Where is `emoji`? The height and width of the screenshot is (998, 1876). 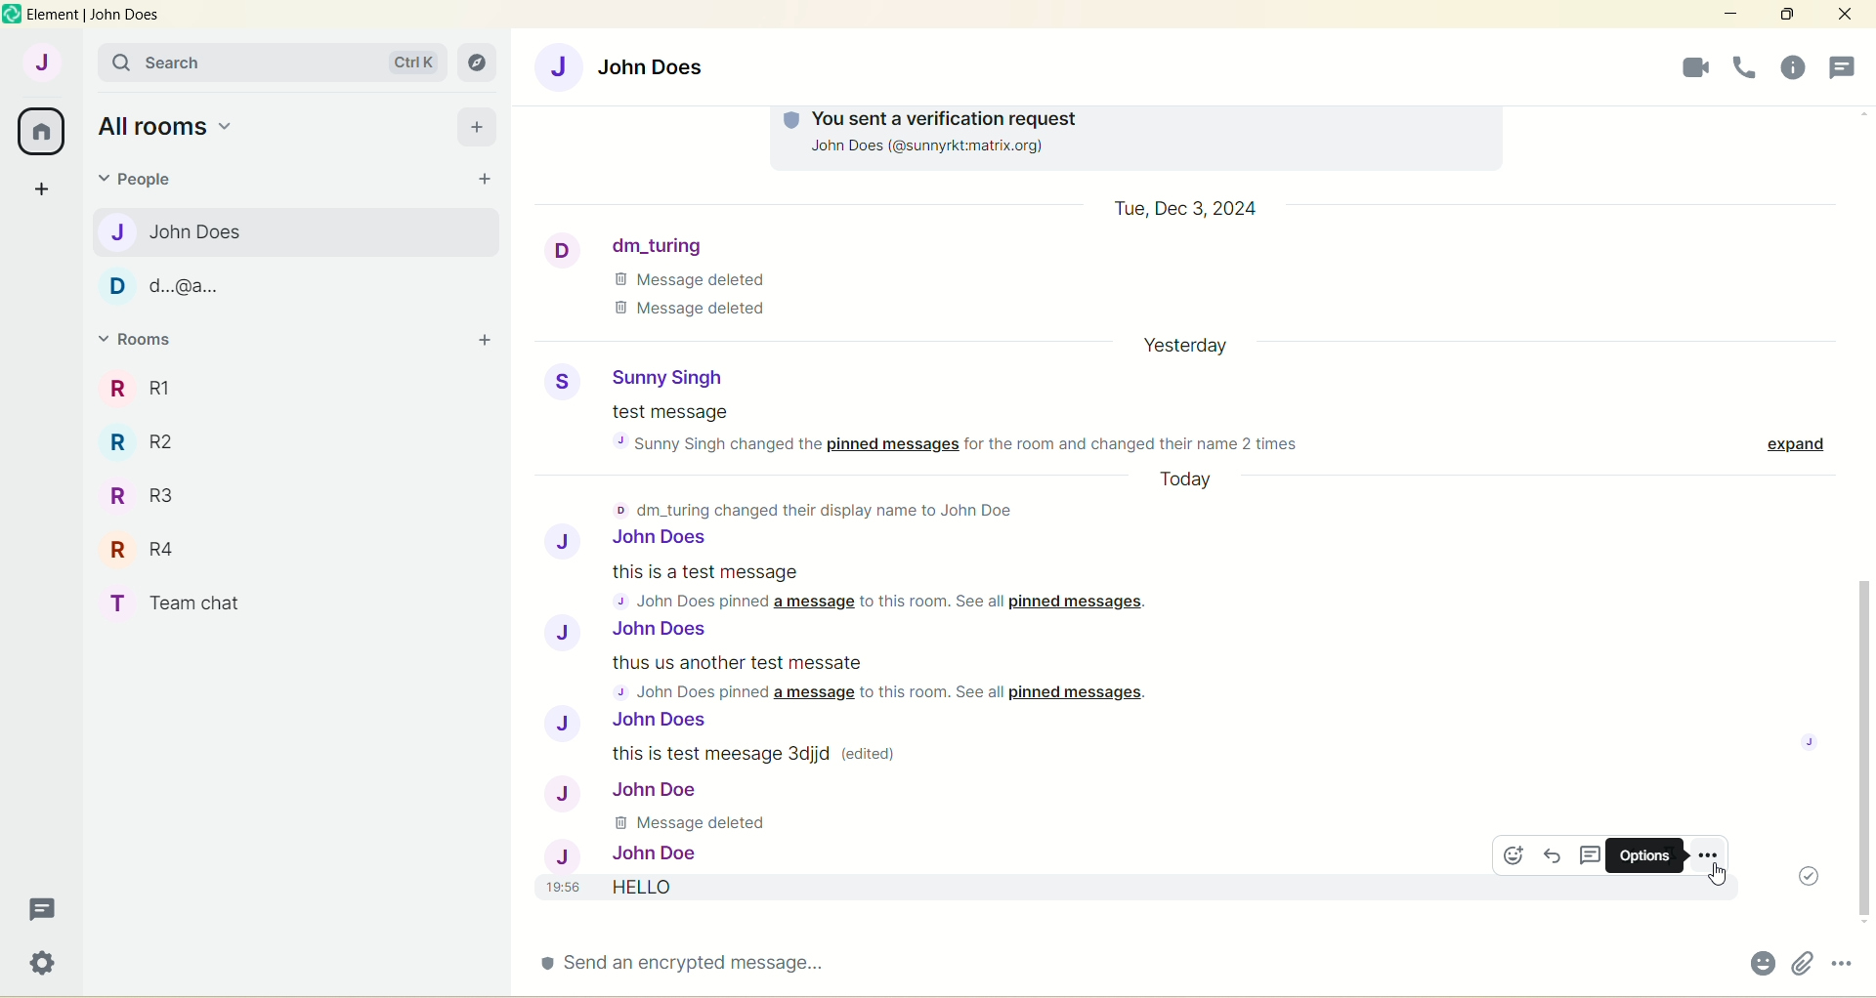
emoji is located at coordinates (1510, 855).